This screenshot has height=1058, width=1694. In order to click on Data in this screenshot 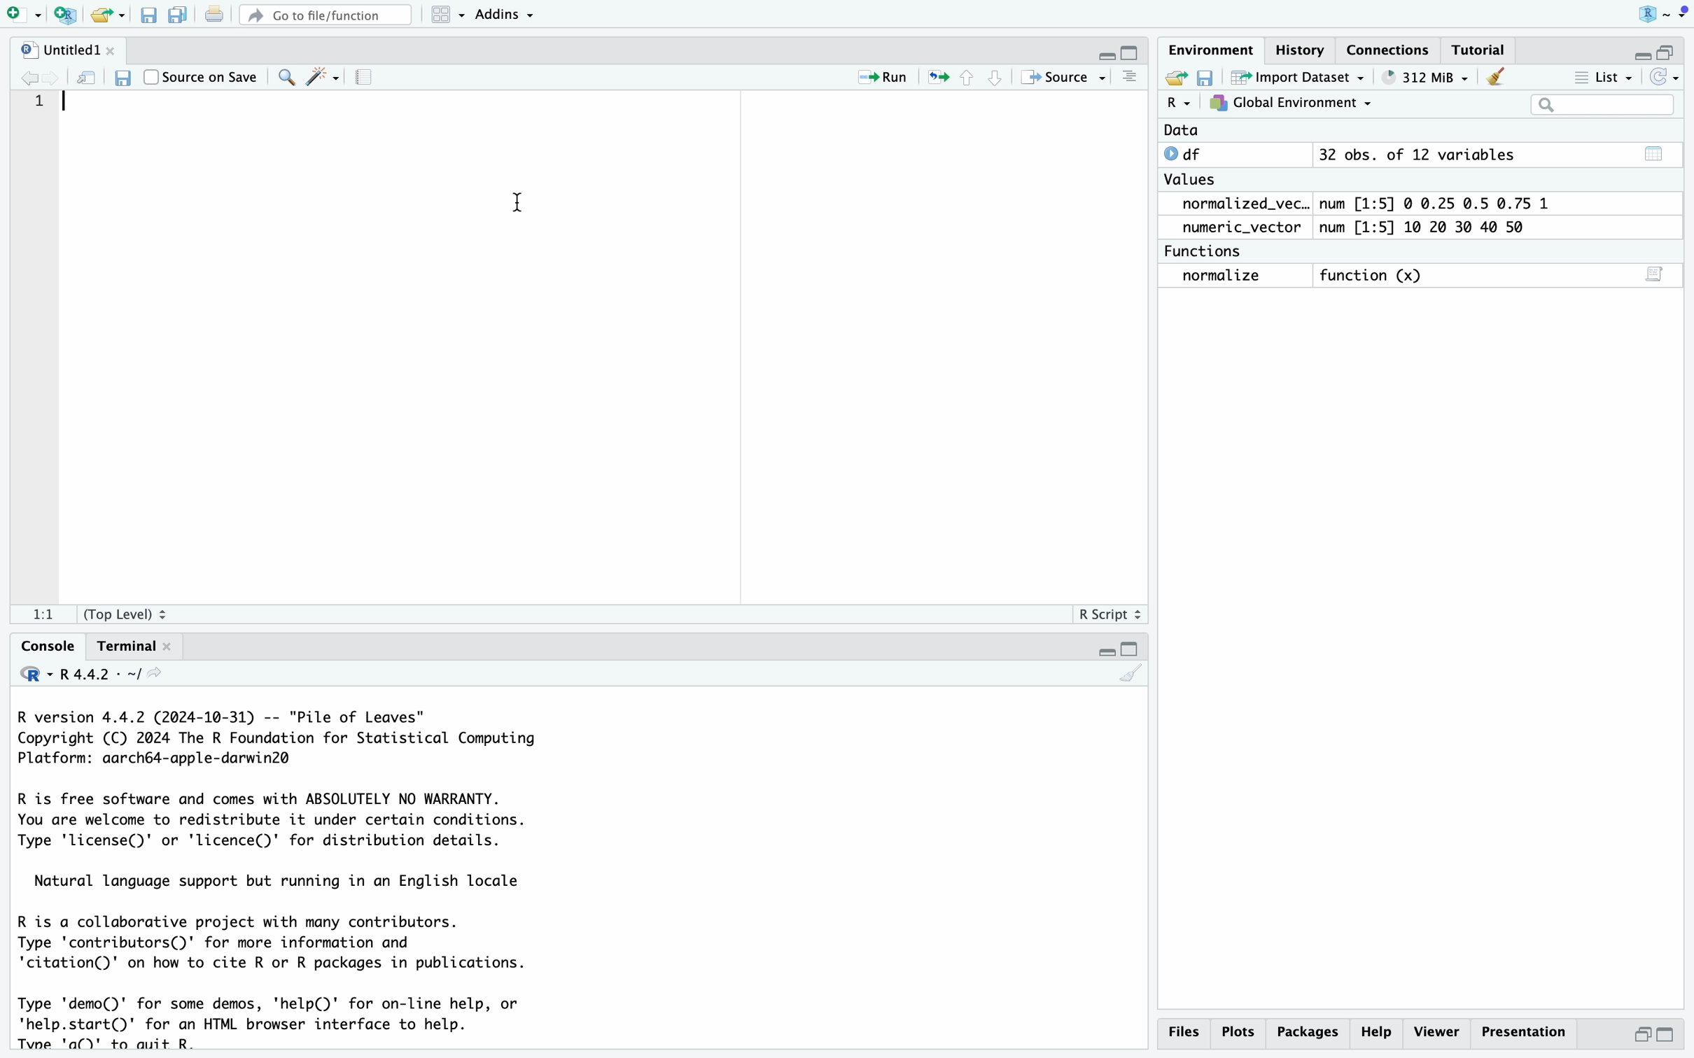, I will do `click(1319, 131)`.